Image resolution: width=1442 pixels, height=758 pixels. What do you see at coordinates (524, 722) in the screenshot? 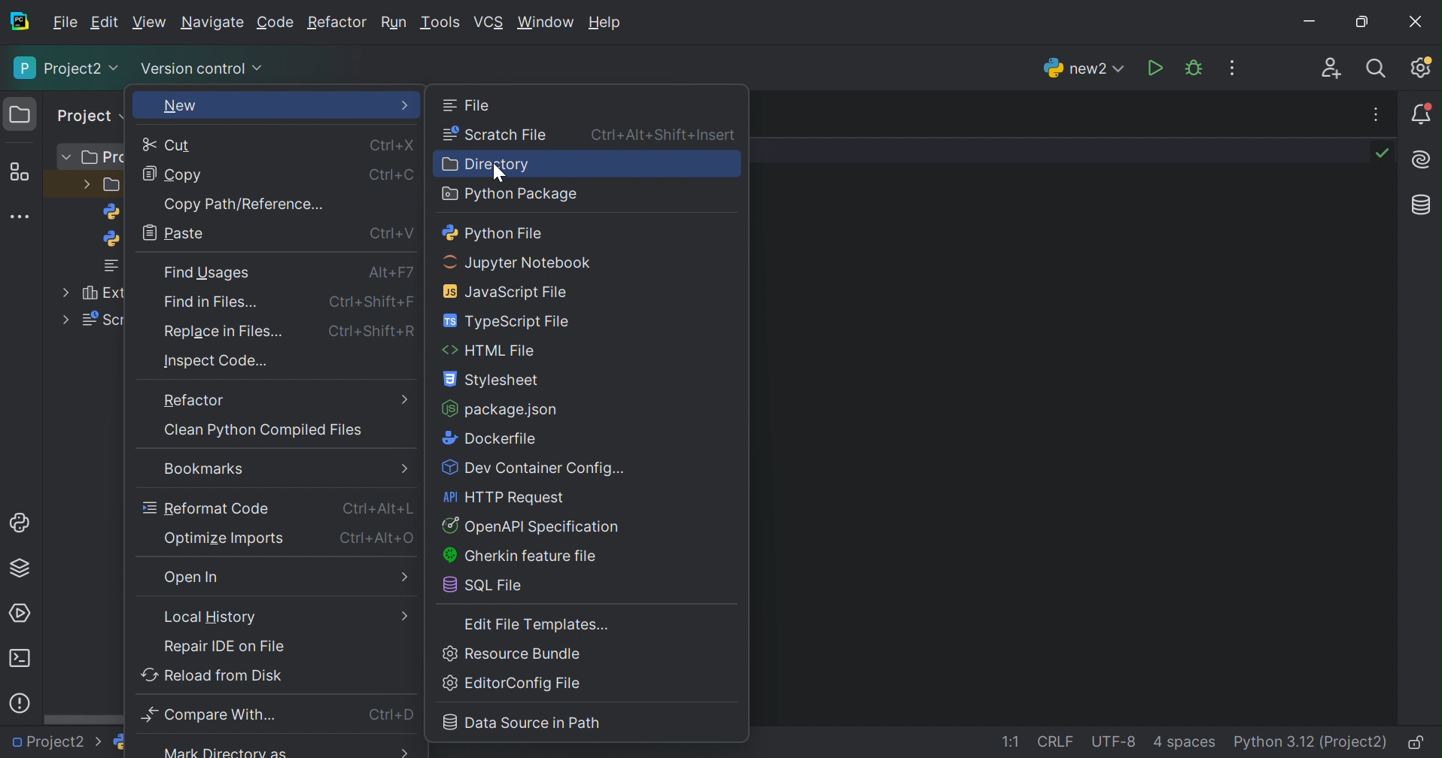
I see `Data source in path` at bounding box center [524, 722].